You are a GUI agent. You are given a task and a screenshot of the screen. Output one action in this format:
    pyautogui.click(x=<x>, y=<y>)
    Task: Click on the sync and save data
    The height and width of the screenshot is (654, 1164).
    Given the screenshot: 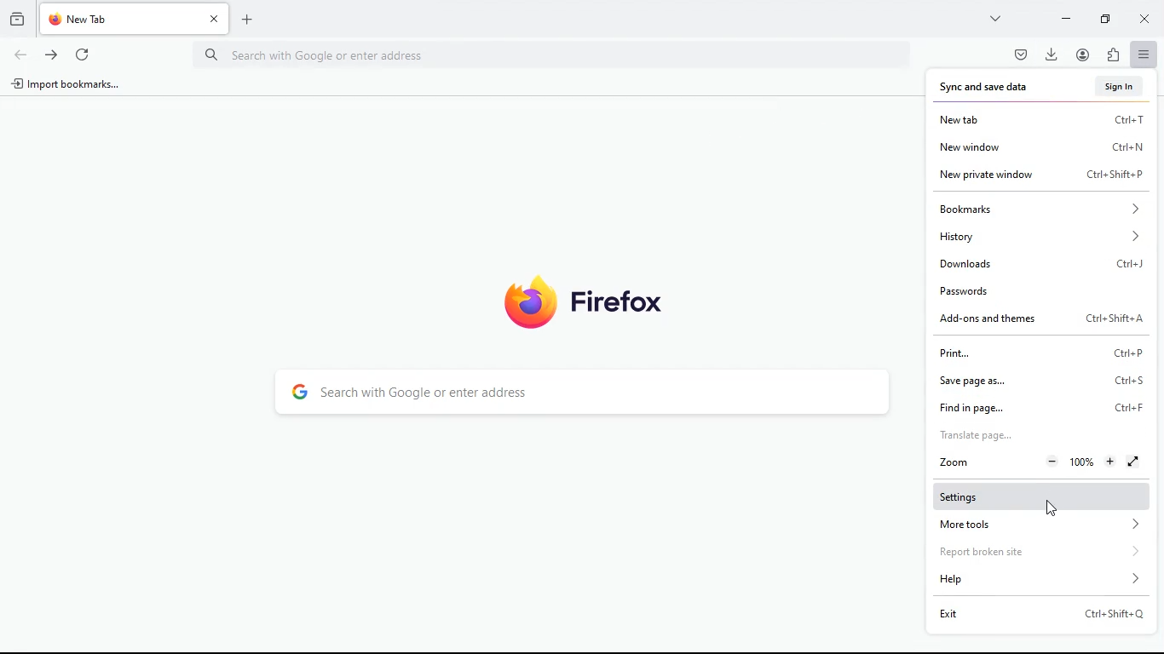 What is the action you would take?
    pyautogui.click(x=994, y=87)
    